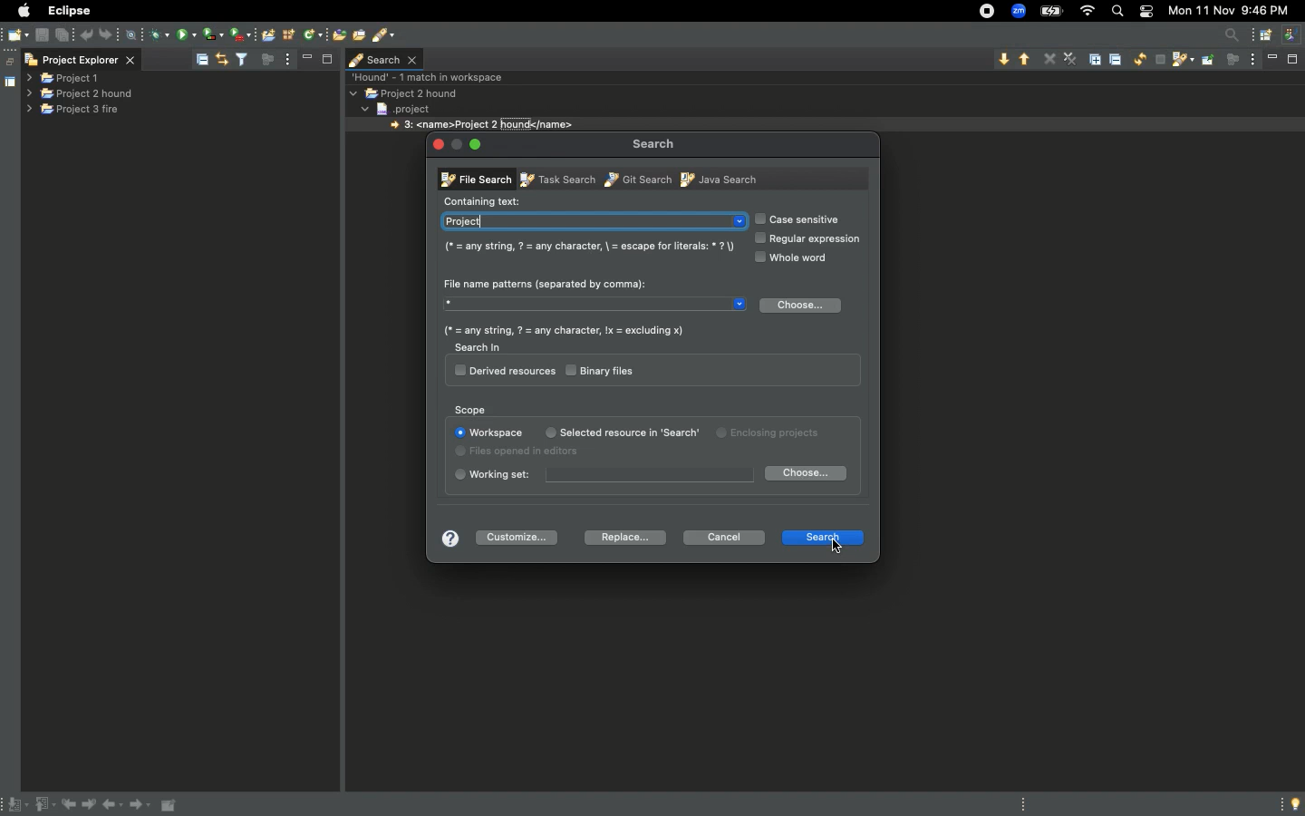 The image size is (1305, 816). I want to click on (* = any string, 7 = any character, \ = escape for literals: * 7), so click(586, 247).